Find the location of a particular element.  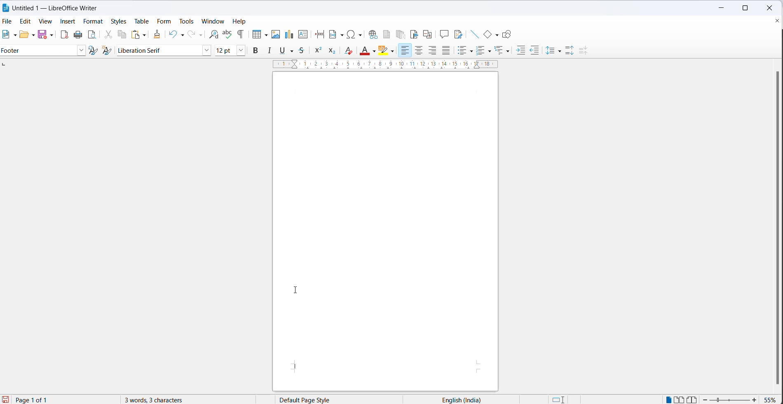

tools is located at coordinates (185, 21).